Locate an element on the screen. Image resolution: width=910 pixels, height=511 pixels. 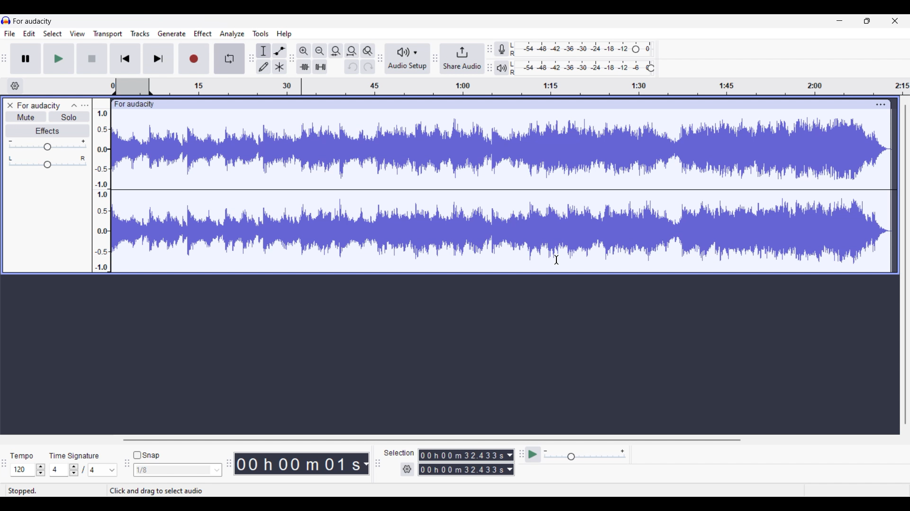
Analyze menu is located at coordinates (232, 34).